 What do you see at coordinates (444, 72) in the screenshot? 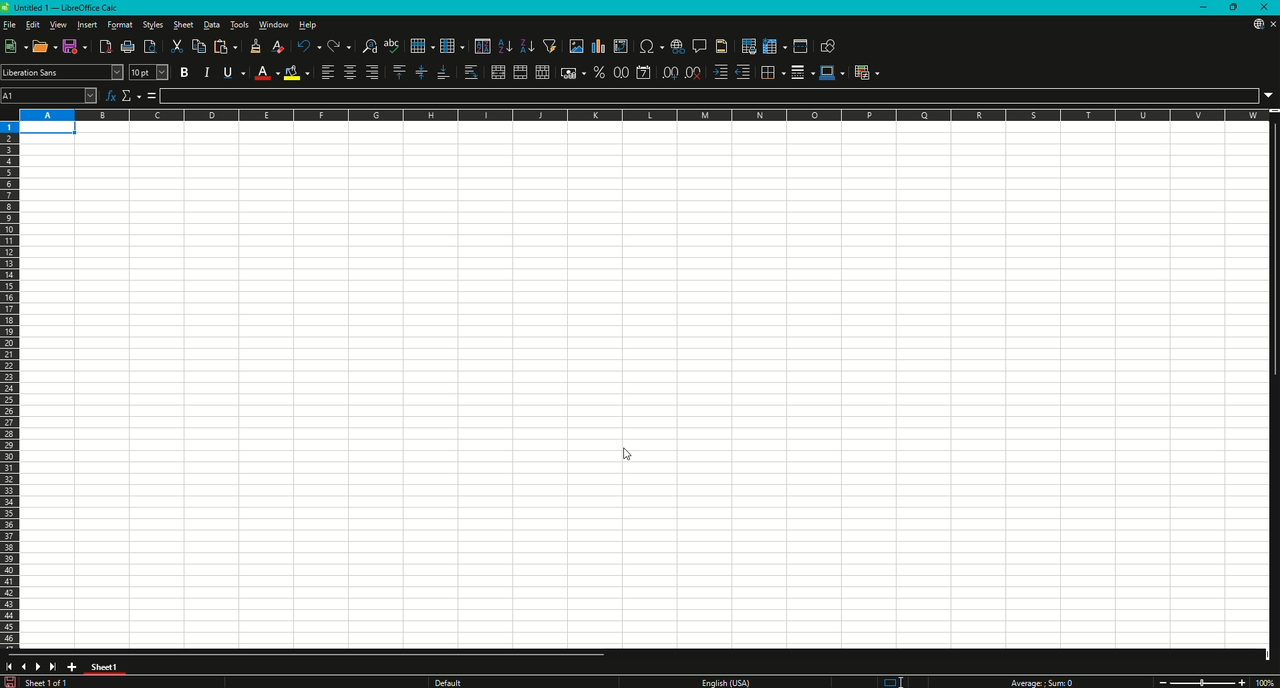
I see `Align Bottom` at bounding box center [444, 72].